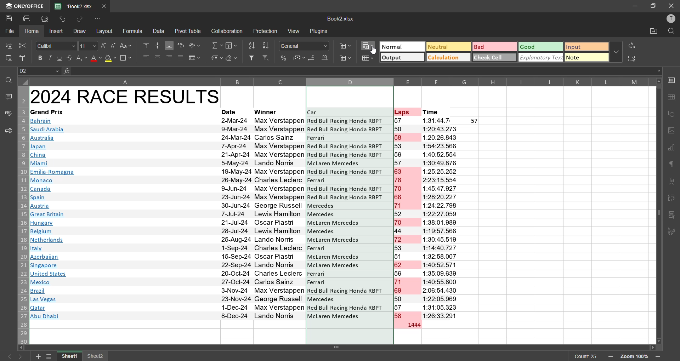 This screenshot has width=680, height=361. What do you see at coordinates (251, 46) in the screenshot?
I see `sort ascending` at bounding box center [251, 46].